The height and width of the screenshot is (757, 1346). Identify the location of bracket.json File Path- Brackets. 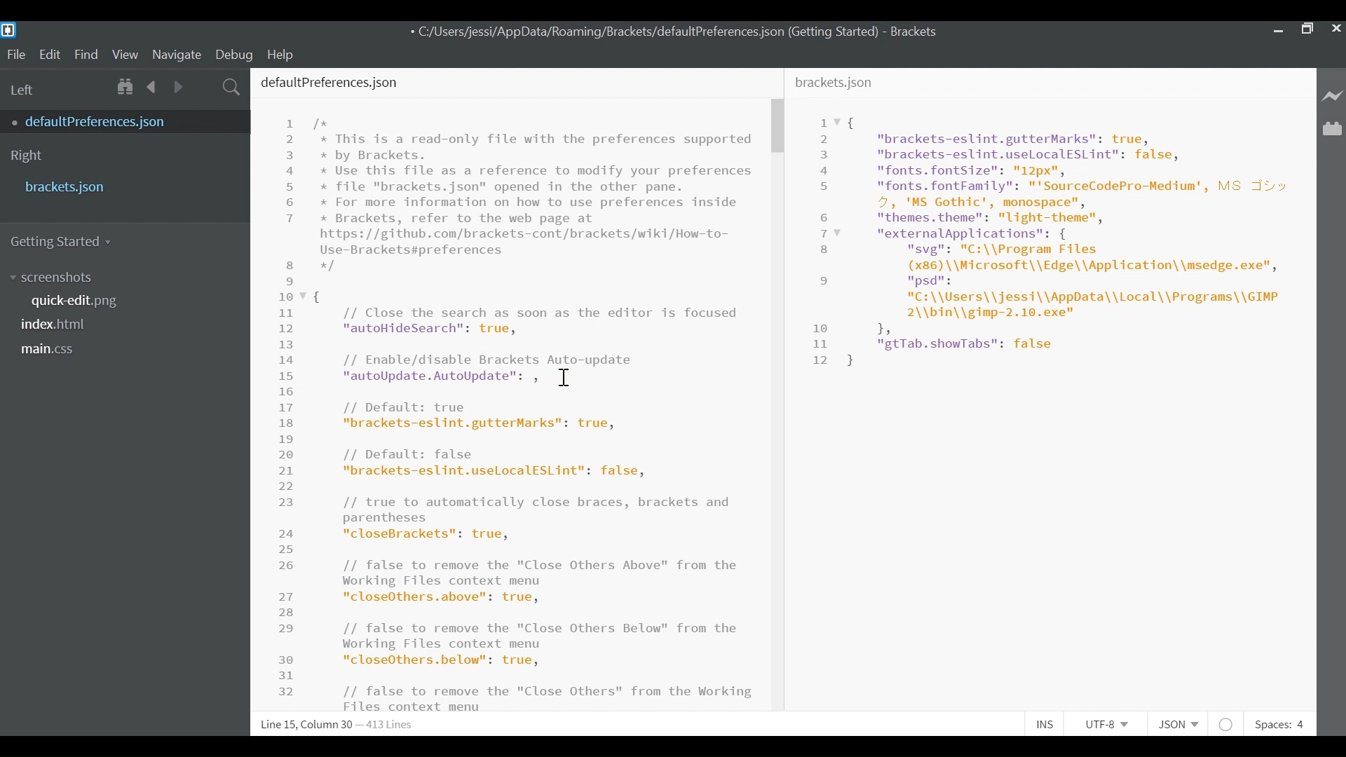
(677, 32).